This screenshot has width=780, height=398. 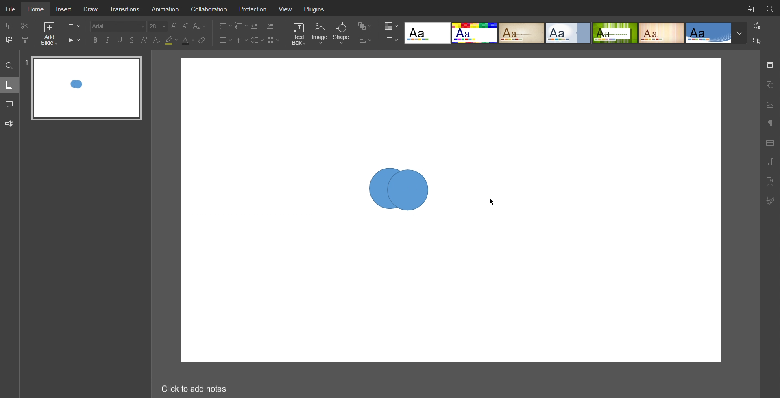 What do you see at coordinates (145, 40) in the screenshot?
I see `Superscript` at bounding box center [145, 40].